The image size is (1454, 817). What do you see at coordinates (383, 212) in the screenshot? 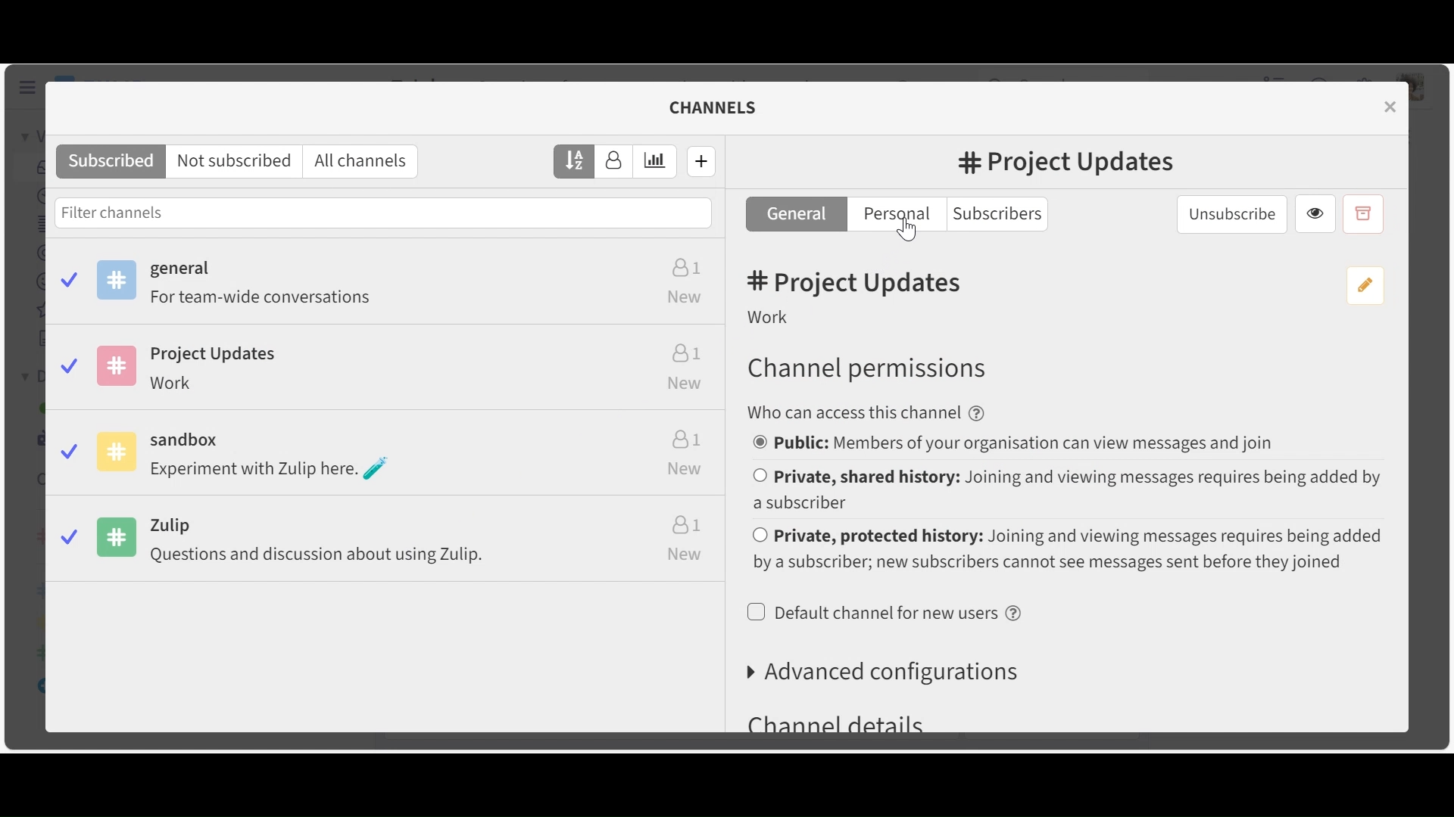
I see `Filter channels` at bounding box center [383, 212].